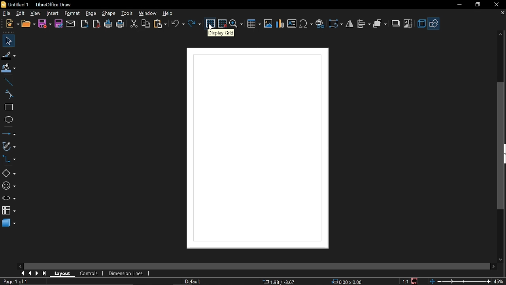 The width and height of the screenshot is (506, 285). I want to click on Change zoom, so click(460, 281).